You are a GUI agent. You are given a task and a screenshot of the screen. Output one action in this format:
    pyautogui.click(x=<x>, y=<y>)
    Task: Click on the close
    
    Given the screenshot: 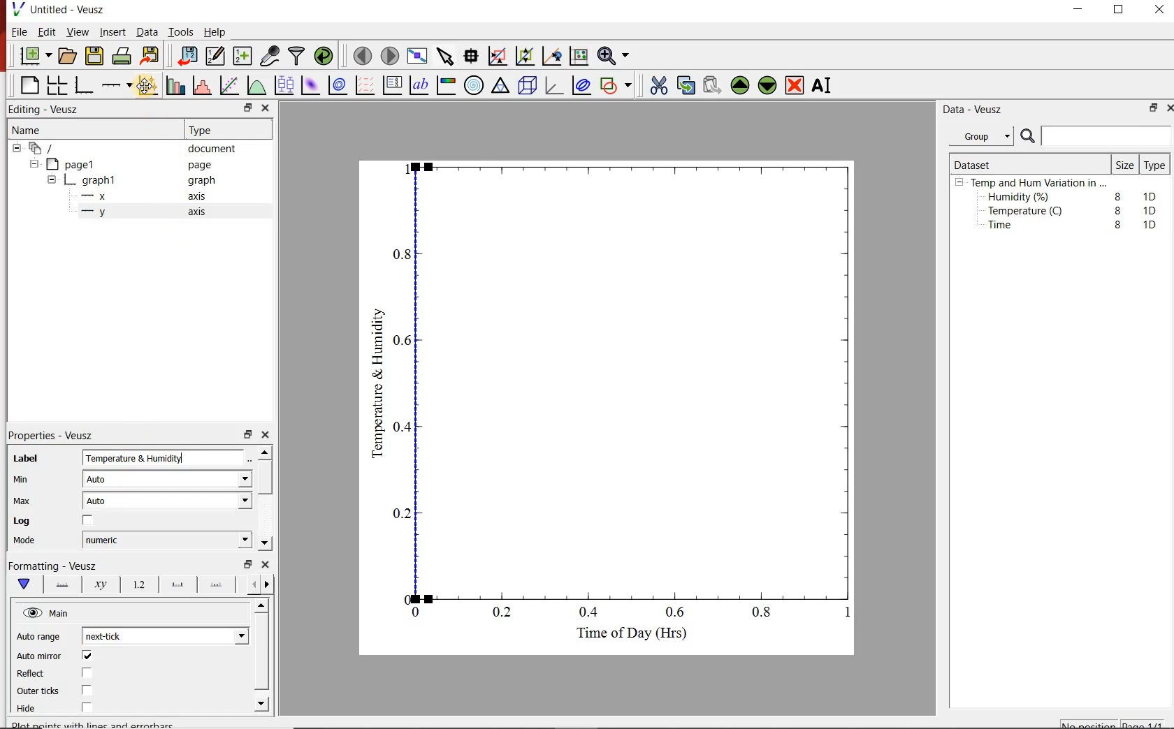 What is the action you would take?
    pyautogui.click(x=1167, y=108)
    